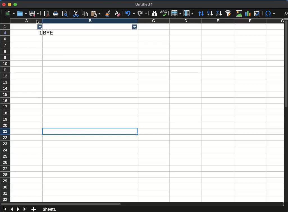 Image resolution: width=288 pixels, height=212 pixels. I want to click on sheet 1, so click(49, 209).